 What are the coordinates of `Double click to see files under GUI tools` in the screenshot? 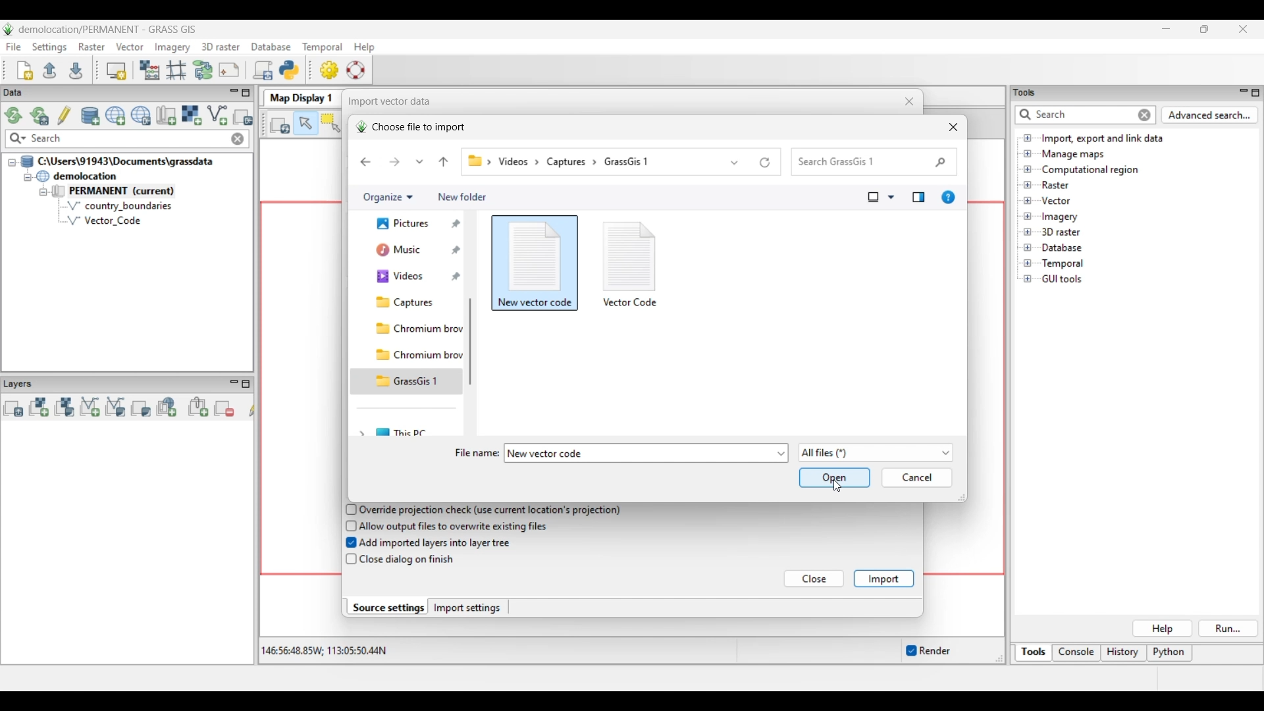 It's located at (1063, 279).